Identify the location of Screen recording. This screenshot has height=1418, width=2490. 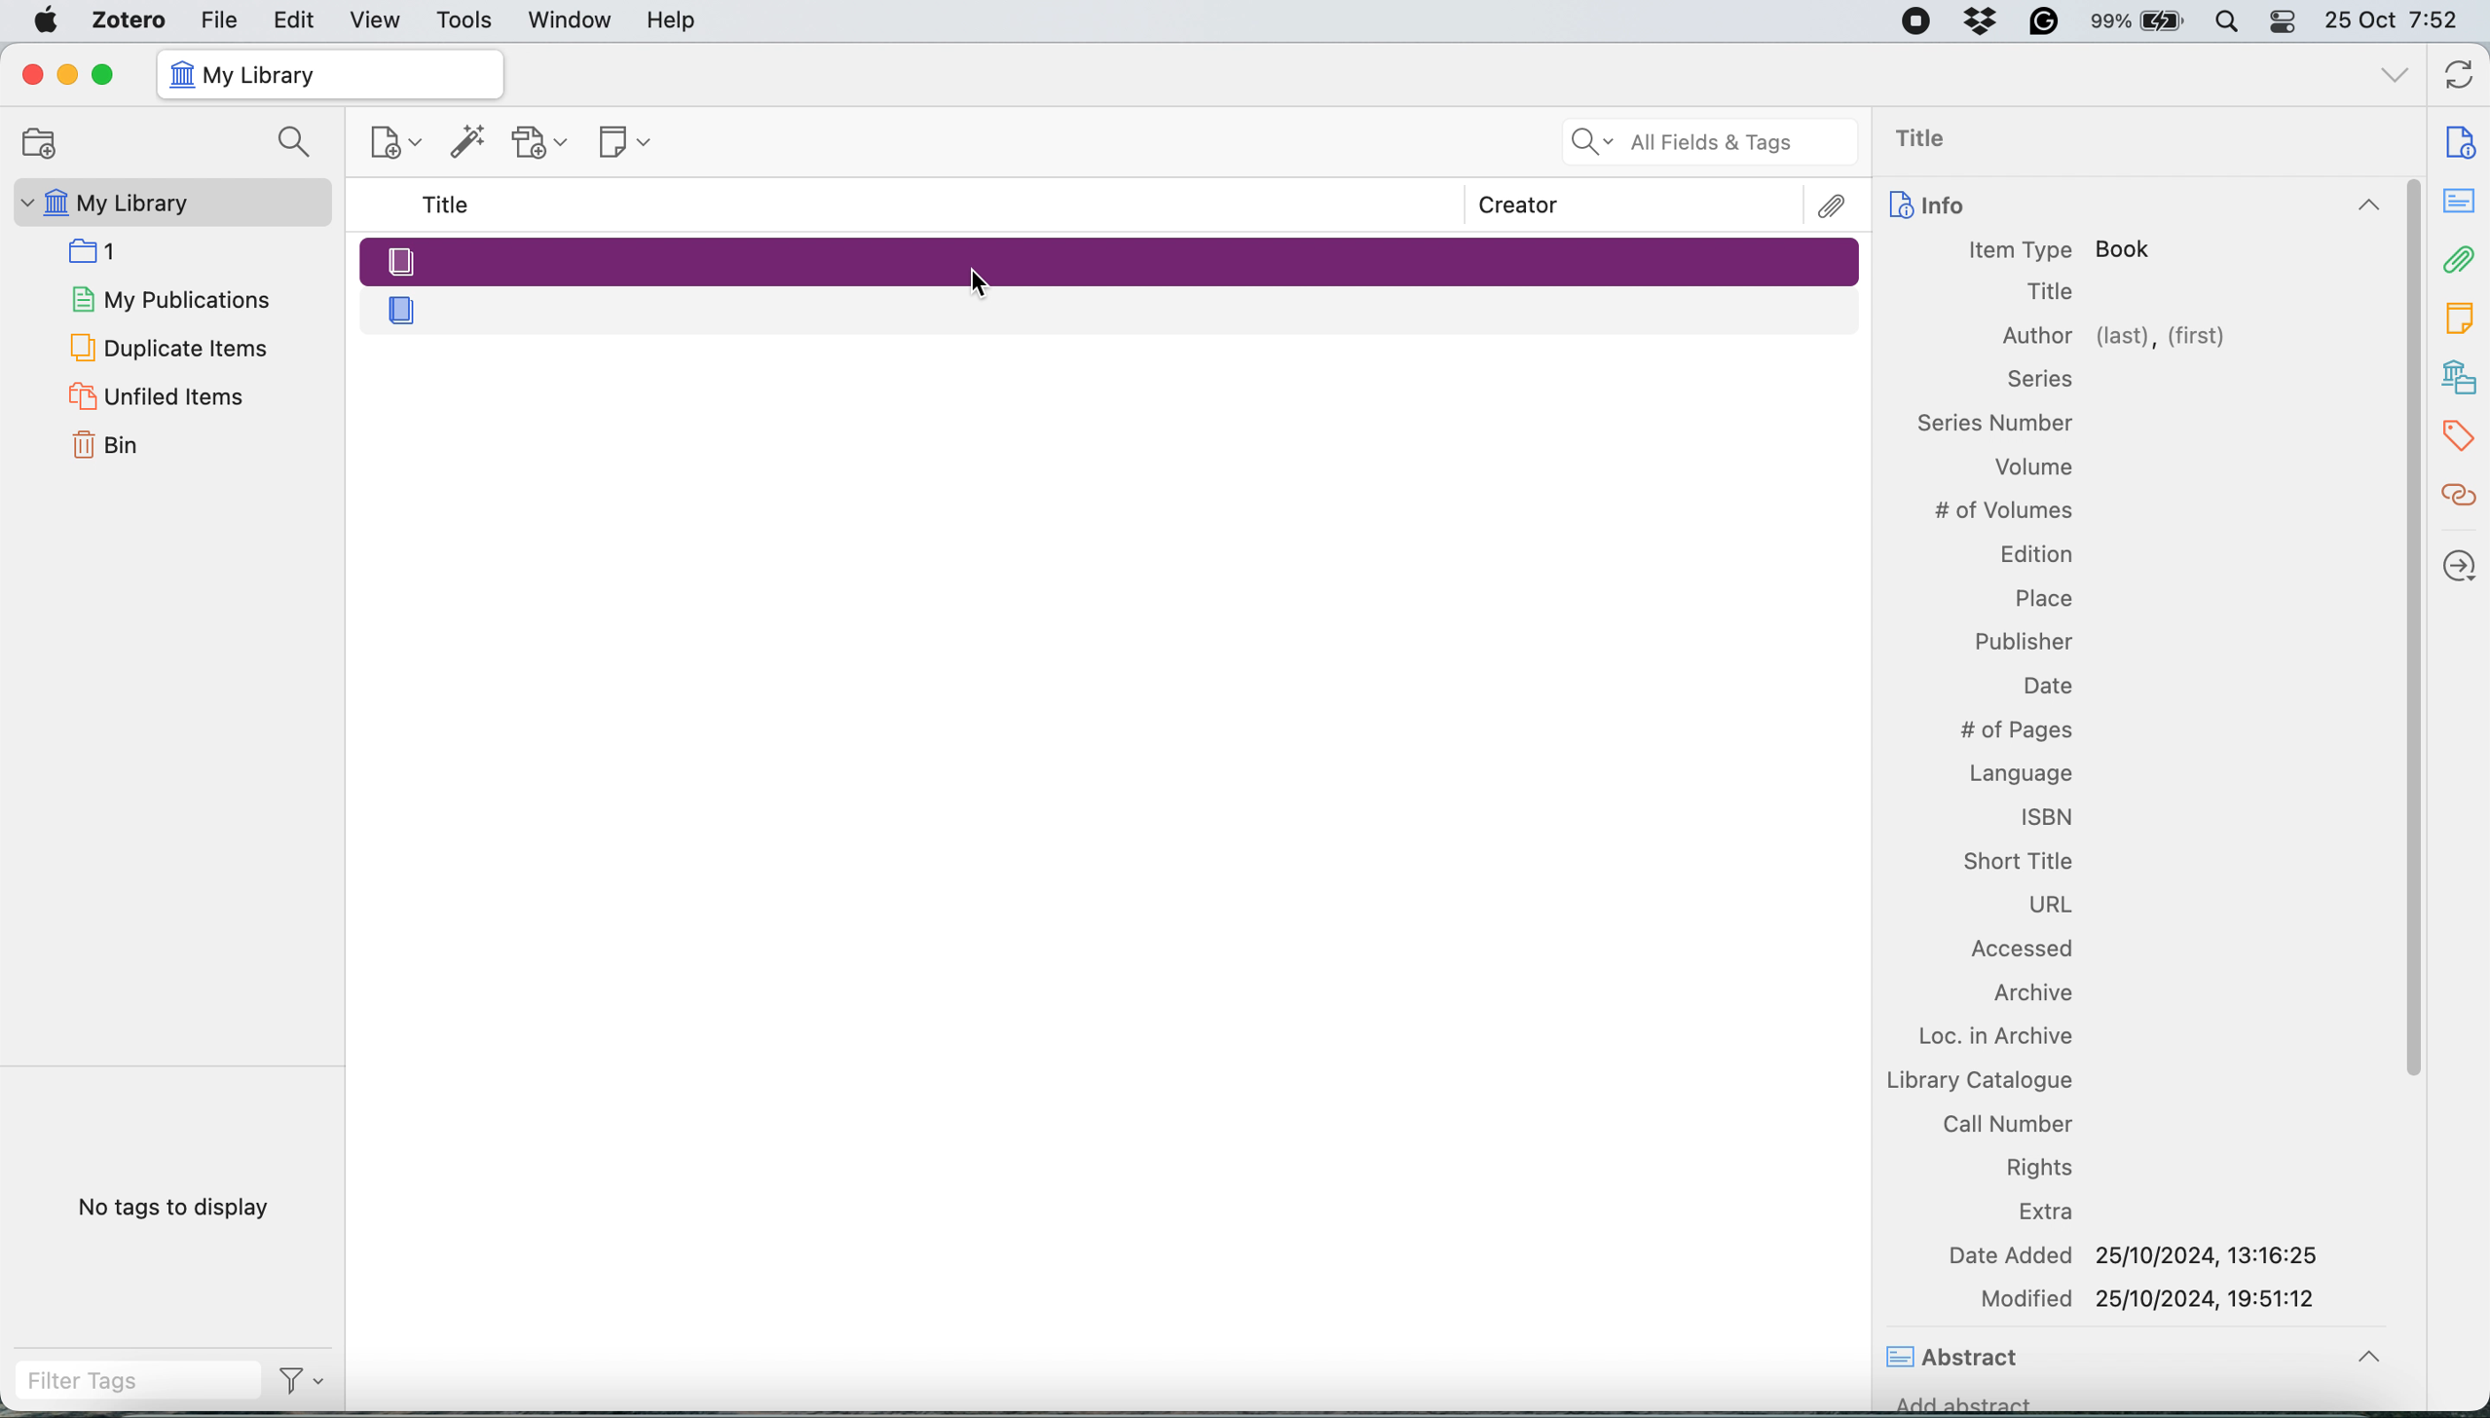
(1914, 22).